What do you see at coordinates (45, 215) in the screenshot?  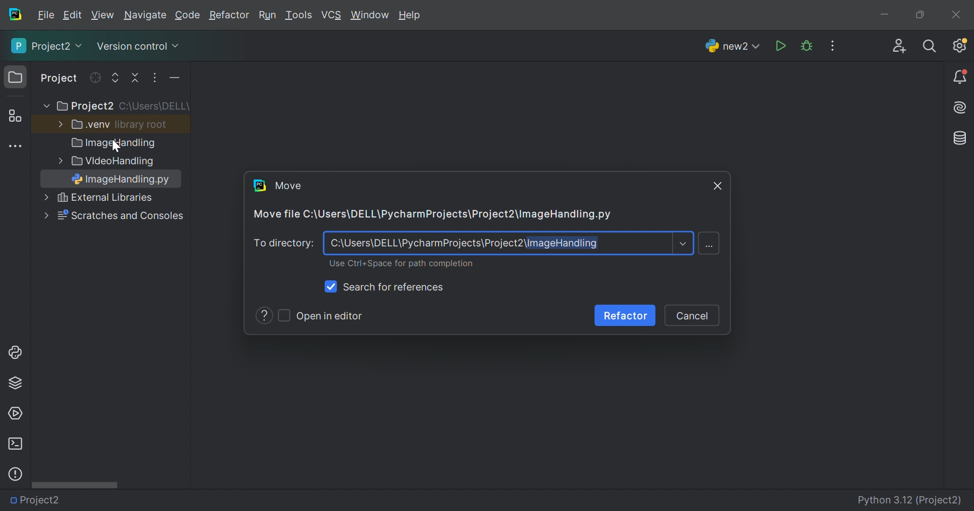 I see `More` at bounding box center [45, 215].